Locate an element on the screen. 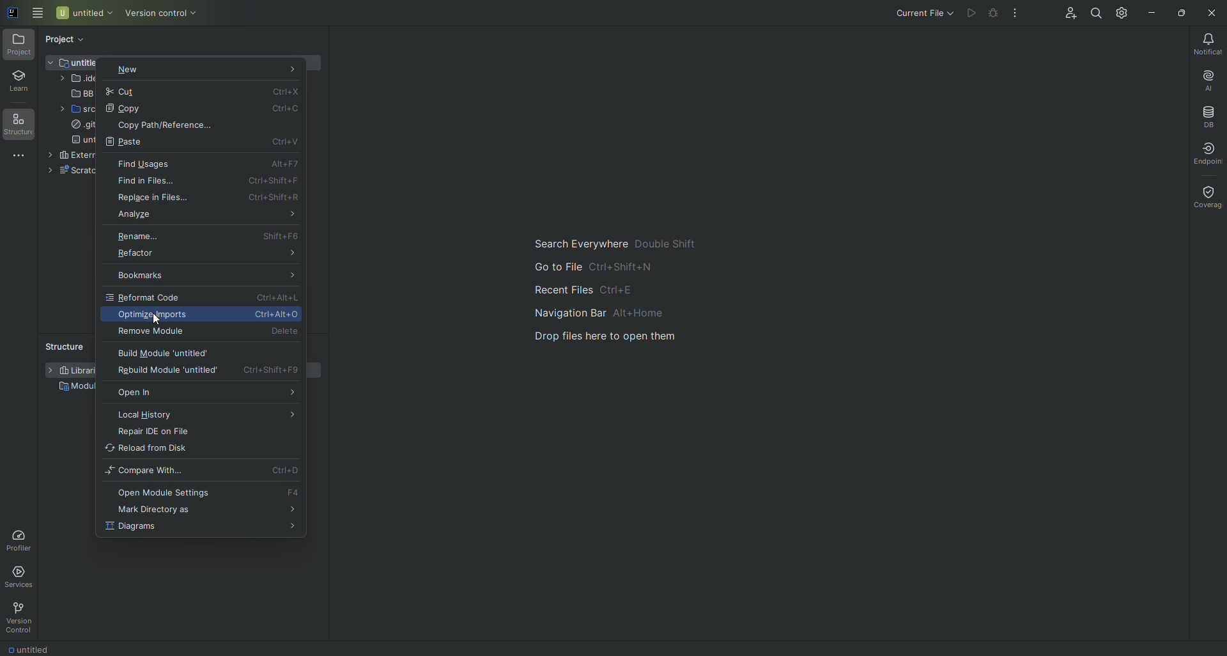 This screenshot has width=1227, height=656. Copy Path References is located at coordinates (203, 124).